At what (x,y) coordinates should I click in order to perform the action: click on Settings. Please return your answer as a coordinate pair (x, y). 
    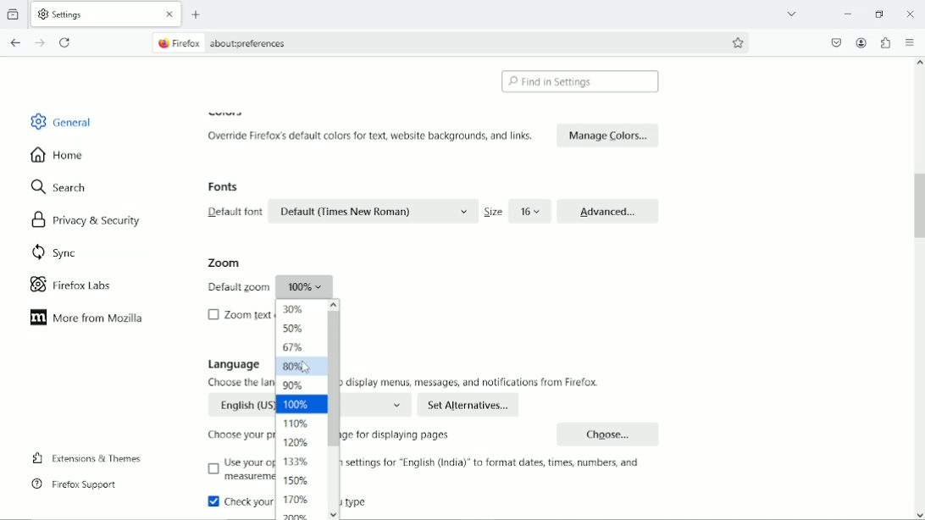
    Looking at the image, I should click on (64, 14).